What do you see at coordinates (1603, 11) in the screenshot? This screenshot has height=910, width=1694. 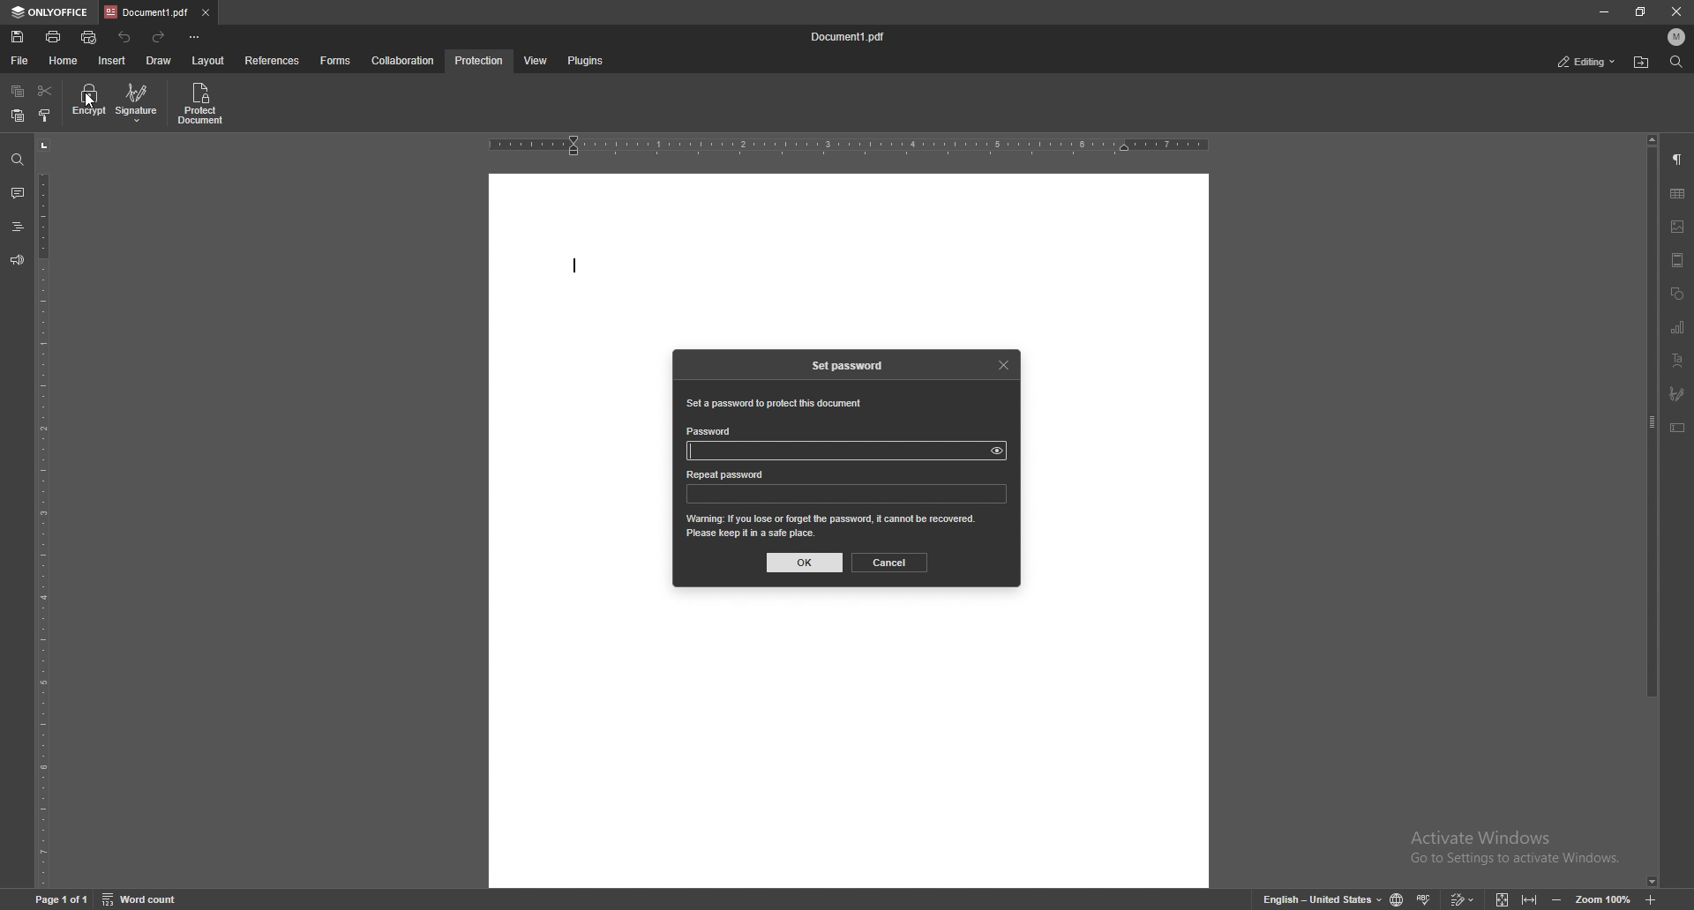 I see `minimize` at bounding box center [1603, 11].